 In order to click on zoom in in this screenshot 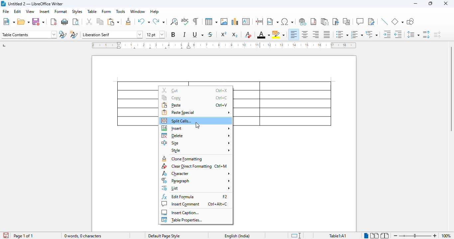, I will do `click(434, 236)`.